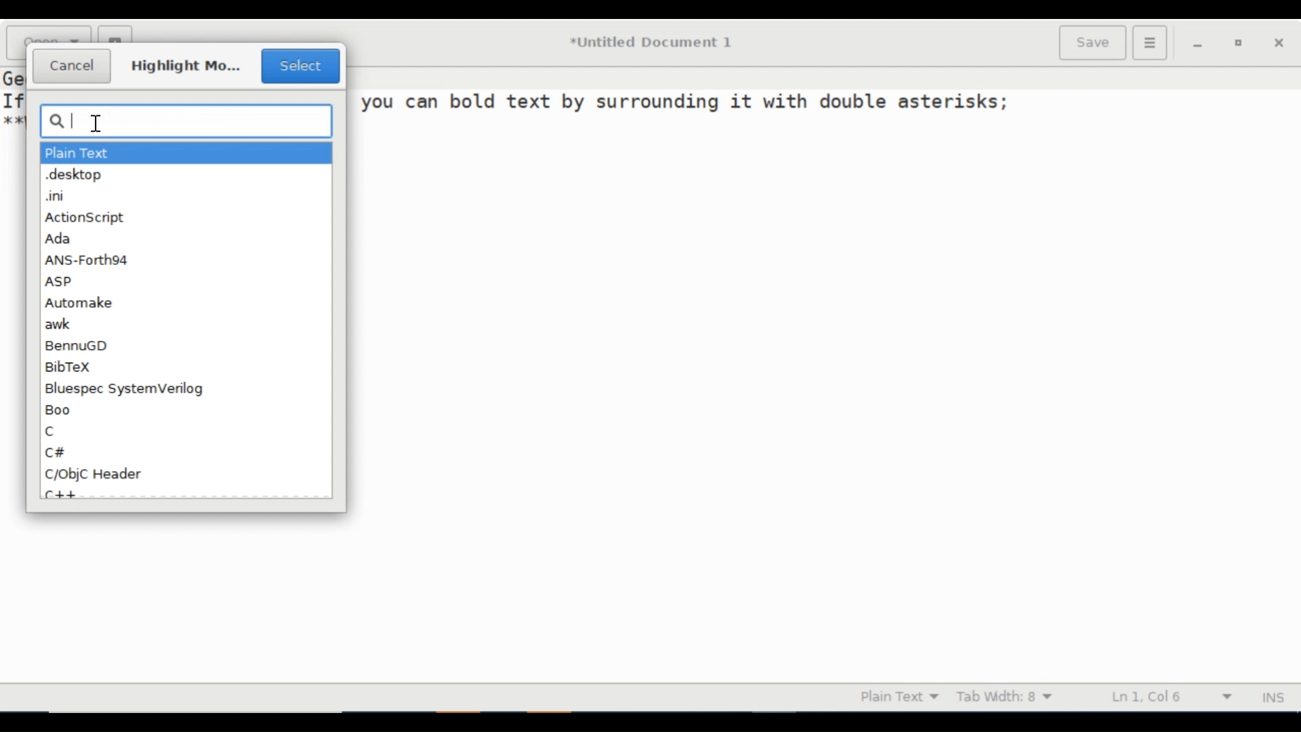 This screenshot has height=732, width=1301. Describe the element at coordinates (79, 152) in the screenshot. I see `Plain Text` at that location.